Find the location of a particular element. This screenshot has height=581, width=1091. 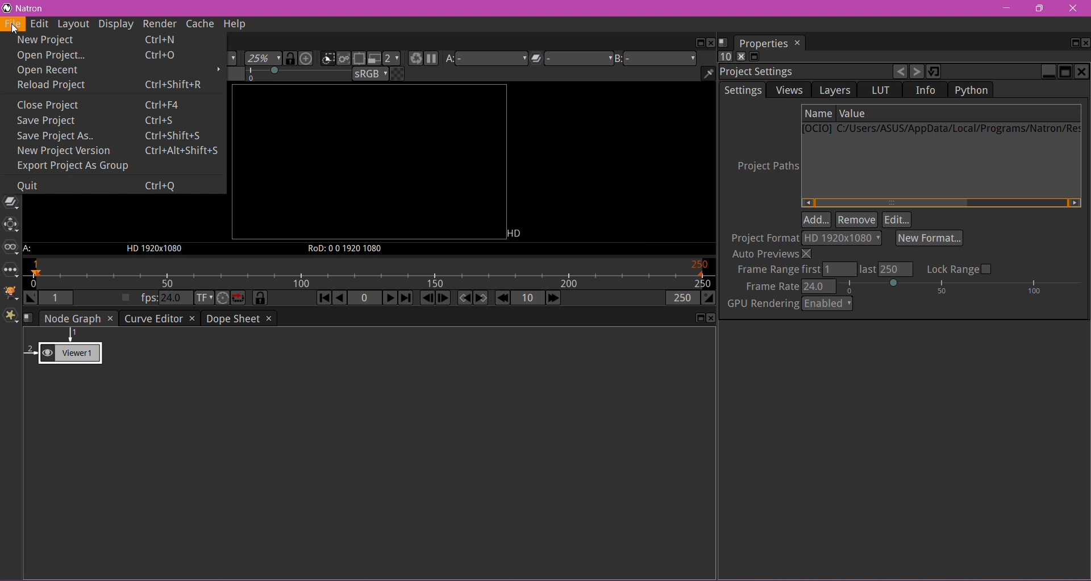

When unchecked, the playback framerate is automatically set from the Viewer A Input. When checked, the user setting in used the user   is located at coordinates (124, 298).